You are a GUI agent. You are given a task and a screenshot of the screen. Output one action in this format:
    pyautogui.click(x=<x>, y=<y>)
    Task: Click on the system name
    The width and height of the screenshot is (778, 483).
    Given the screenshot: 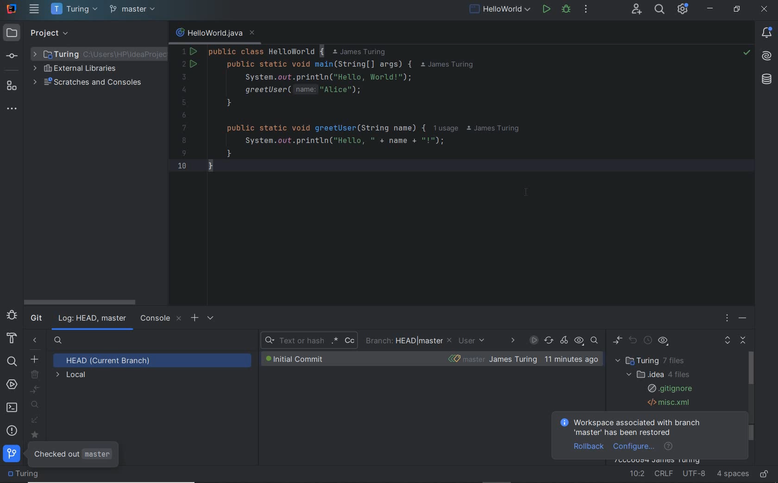 What is the action you would take?
    pyautogui.click(x=12, y=8)
    